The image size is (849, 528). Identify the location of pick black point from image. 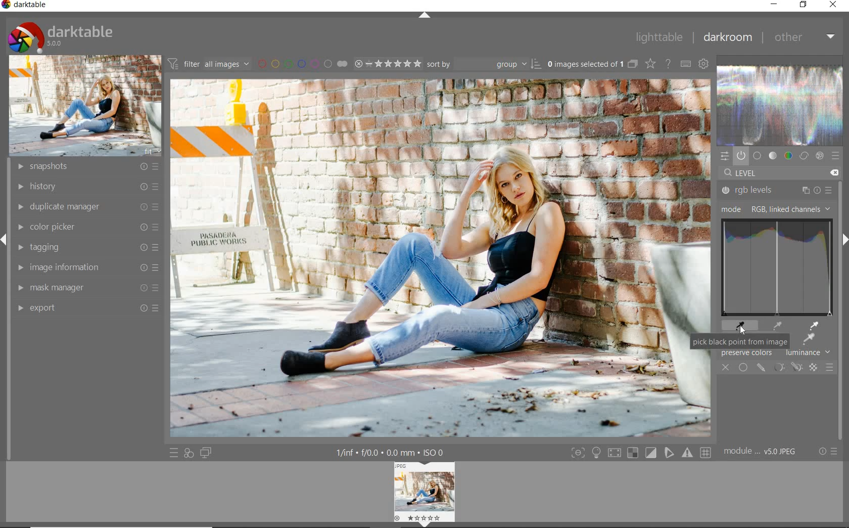
(742, 340).